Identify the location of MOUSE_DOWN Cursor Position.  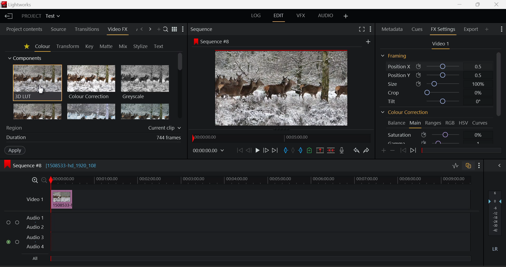
(41, 89).